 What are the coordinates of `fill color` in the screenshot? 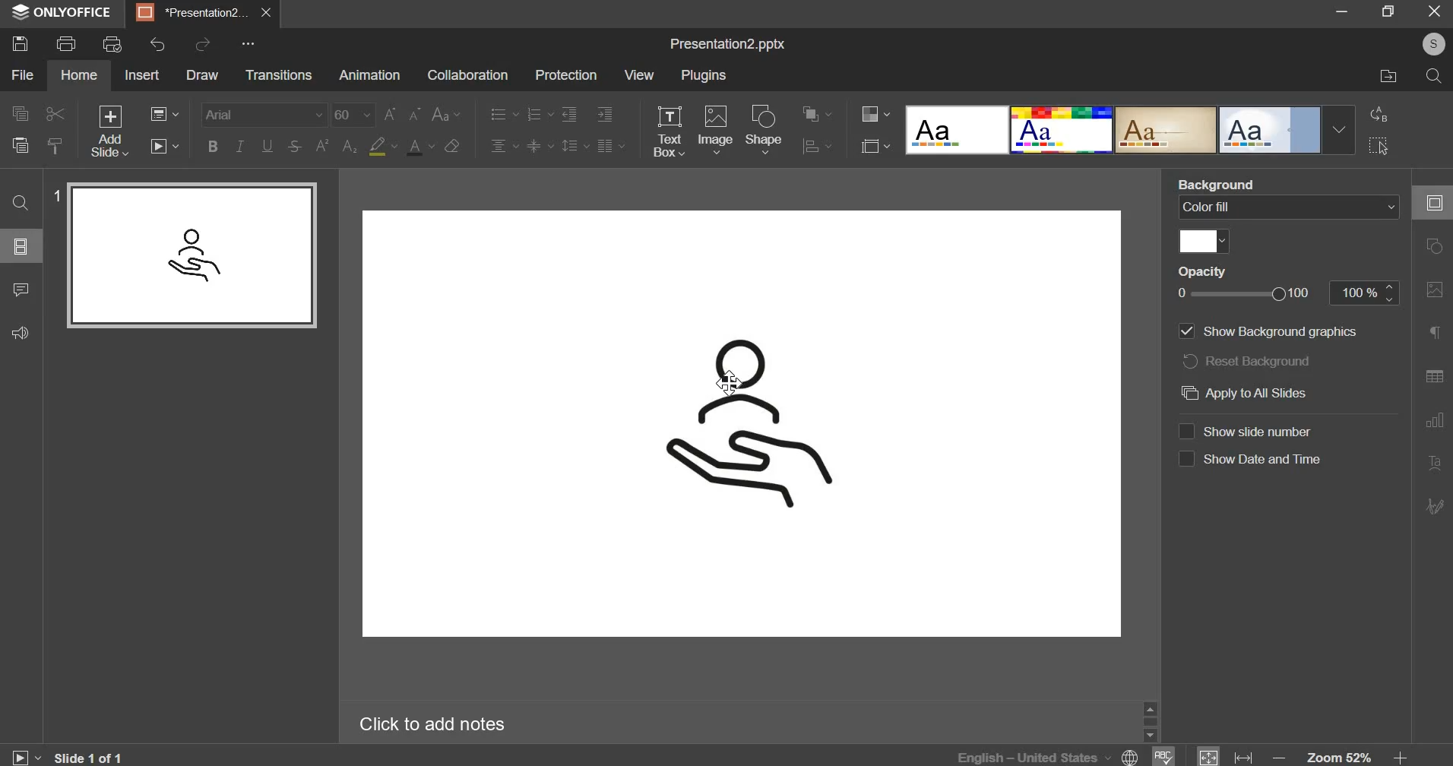 It's located at (1200, 243).